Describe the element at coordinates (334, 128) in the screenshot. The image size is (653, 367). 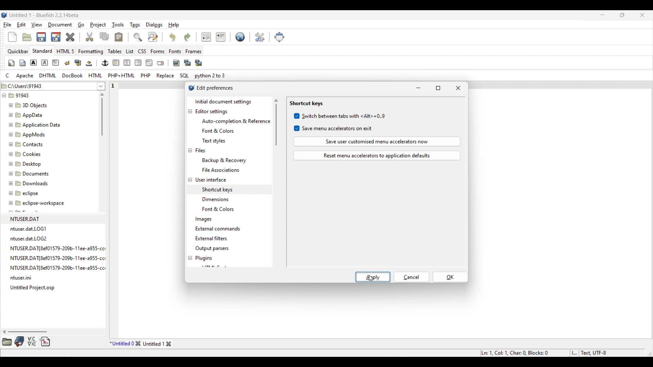
I see `Save menu accelerators on exit` at that location.